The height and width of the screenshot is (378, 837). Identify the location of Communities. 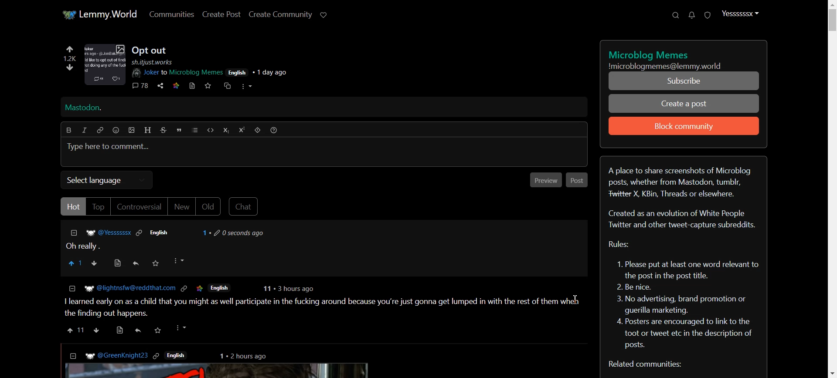
(171, 14).